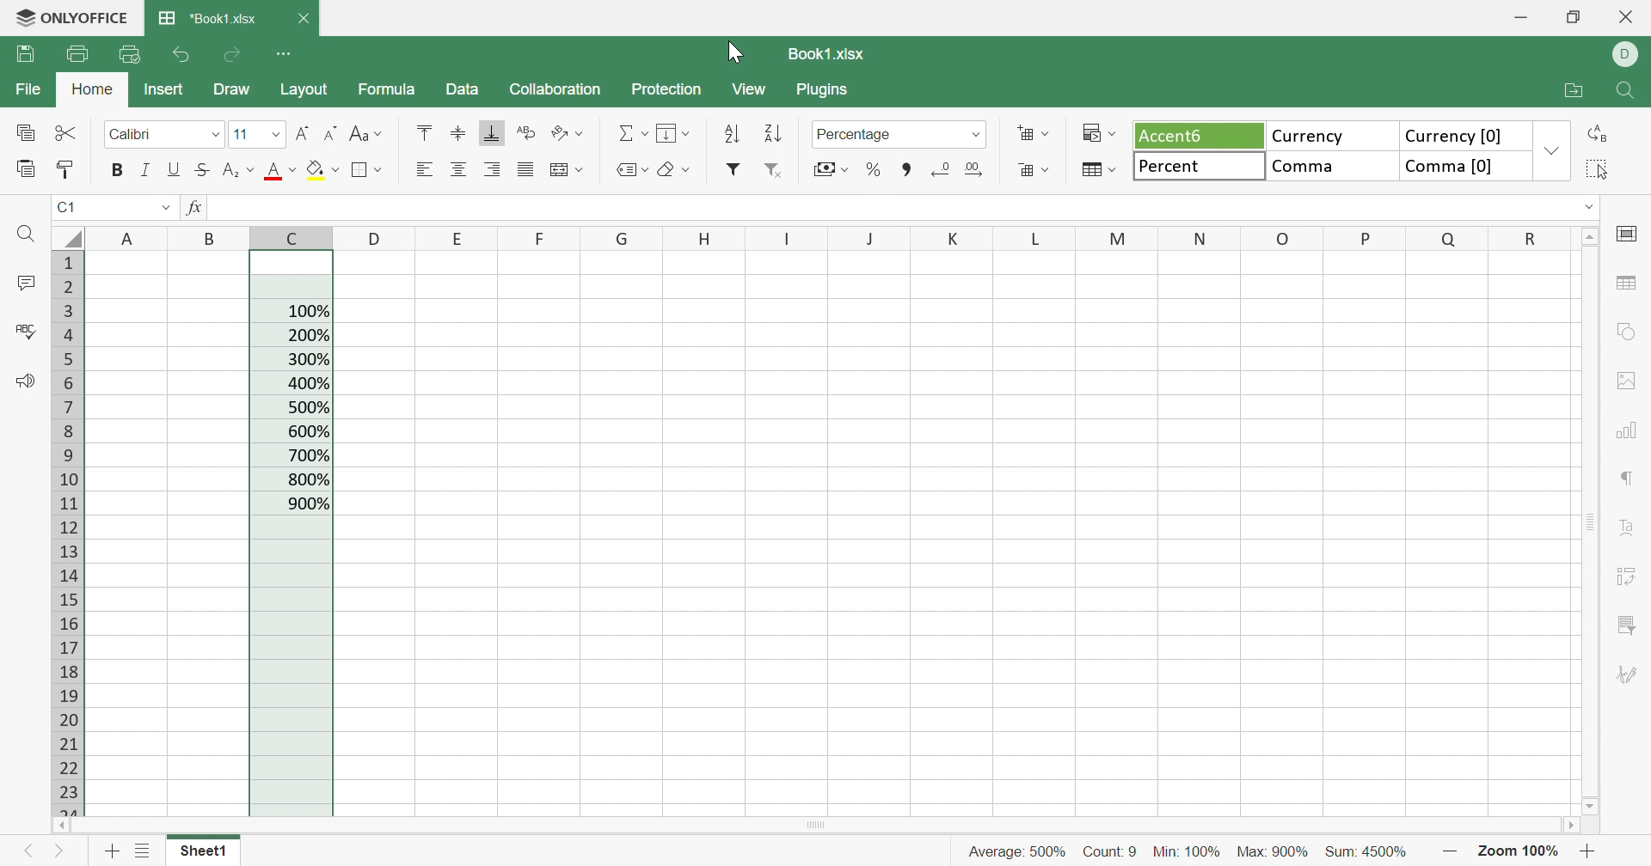 The image size is (1651, 866). Describe the element at coordinates (288, 54) in the screenshot. I see `Customize quick access toolbar` at that location.